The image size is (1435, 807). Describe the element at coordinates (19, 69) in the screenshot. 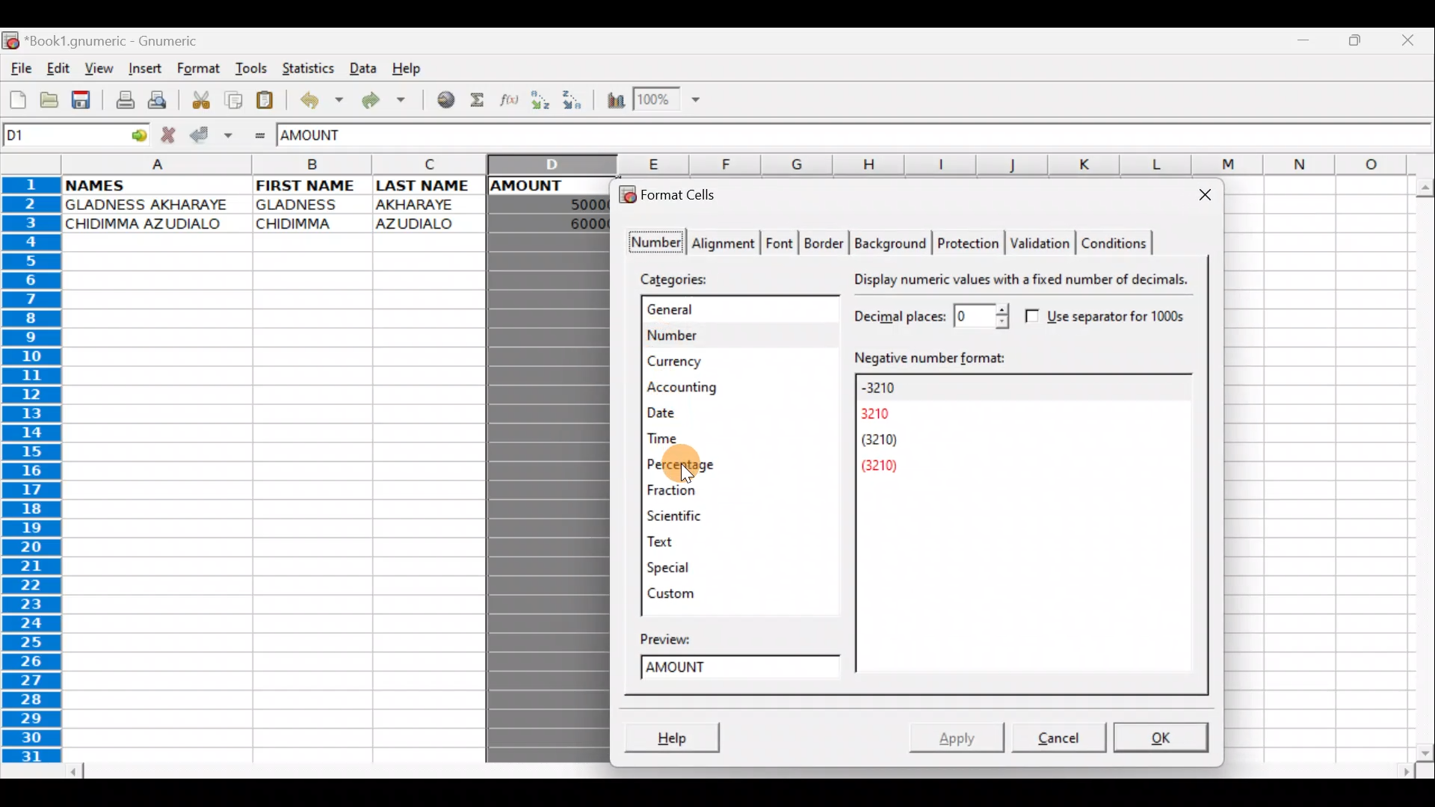

I see `File` at that location.